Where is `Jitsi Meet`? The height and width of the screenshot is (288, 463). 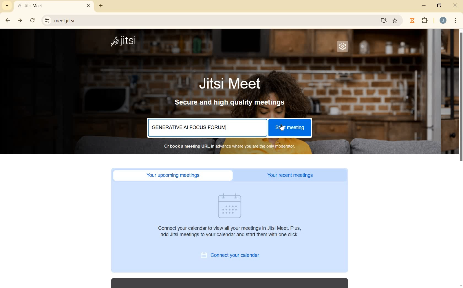
Jitsi Meet is located at coordinates (53, 6).